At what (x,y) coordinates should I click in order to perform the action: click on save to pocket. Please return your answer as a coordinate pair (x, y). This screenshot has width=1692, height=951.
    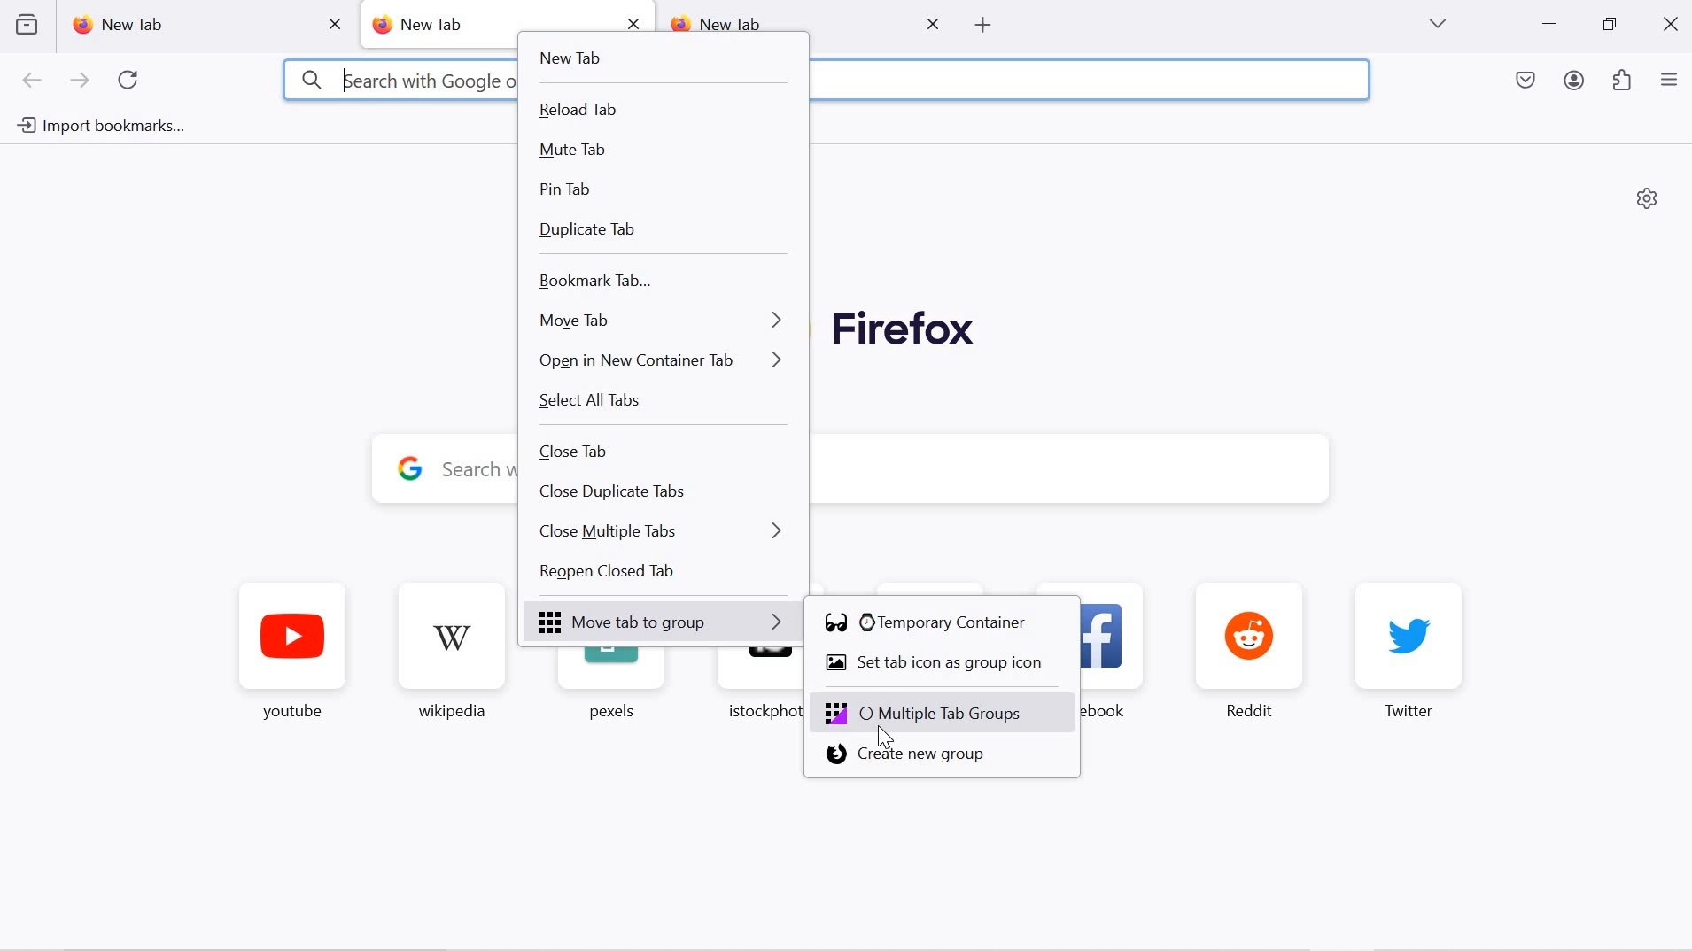
    Looking at the image, I should click on (1527, 82).